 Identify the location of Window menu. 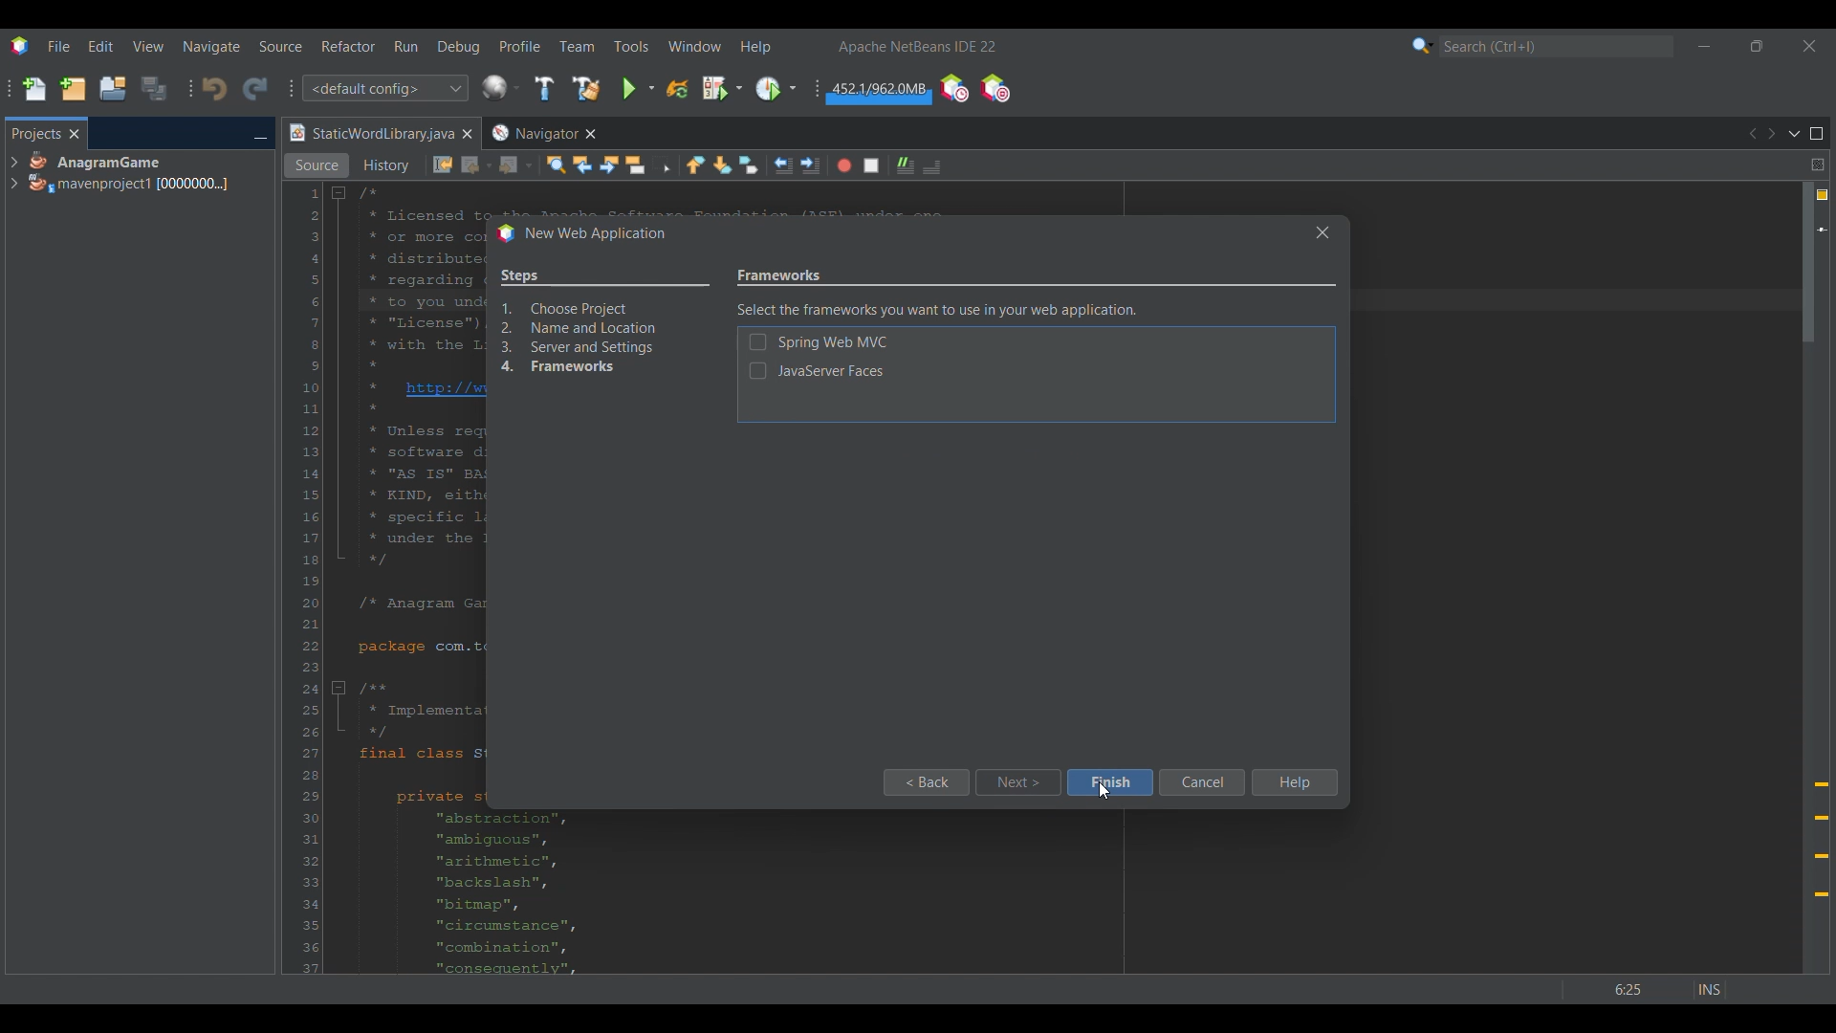
(695, 46).